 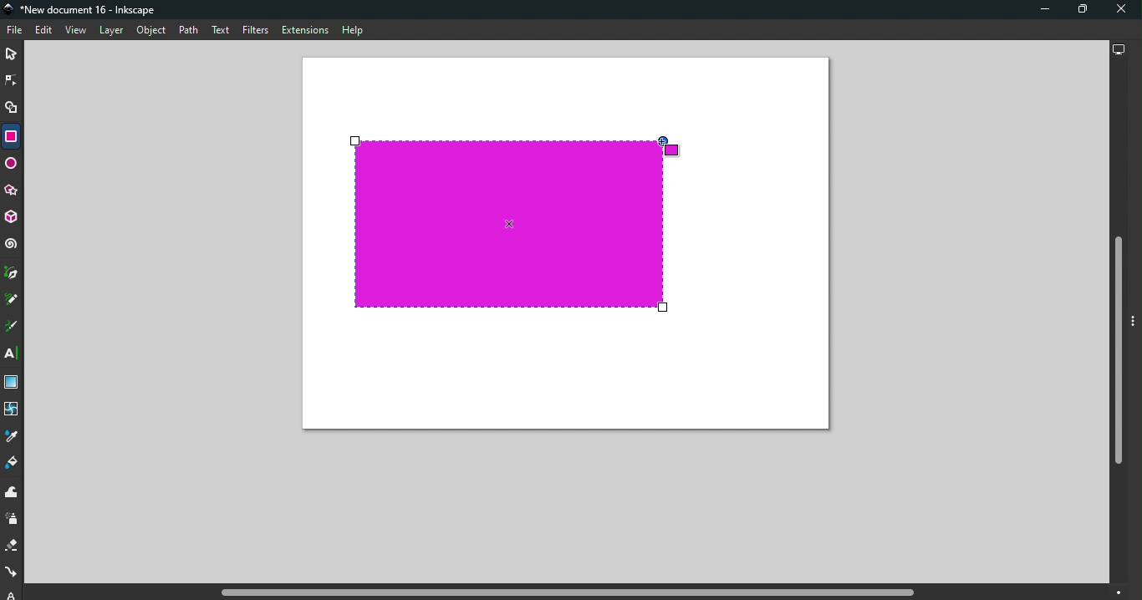 I want to click on Close, so click(x=1121, y=10).